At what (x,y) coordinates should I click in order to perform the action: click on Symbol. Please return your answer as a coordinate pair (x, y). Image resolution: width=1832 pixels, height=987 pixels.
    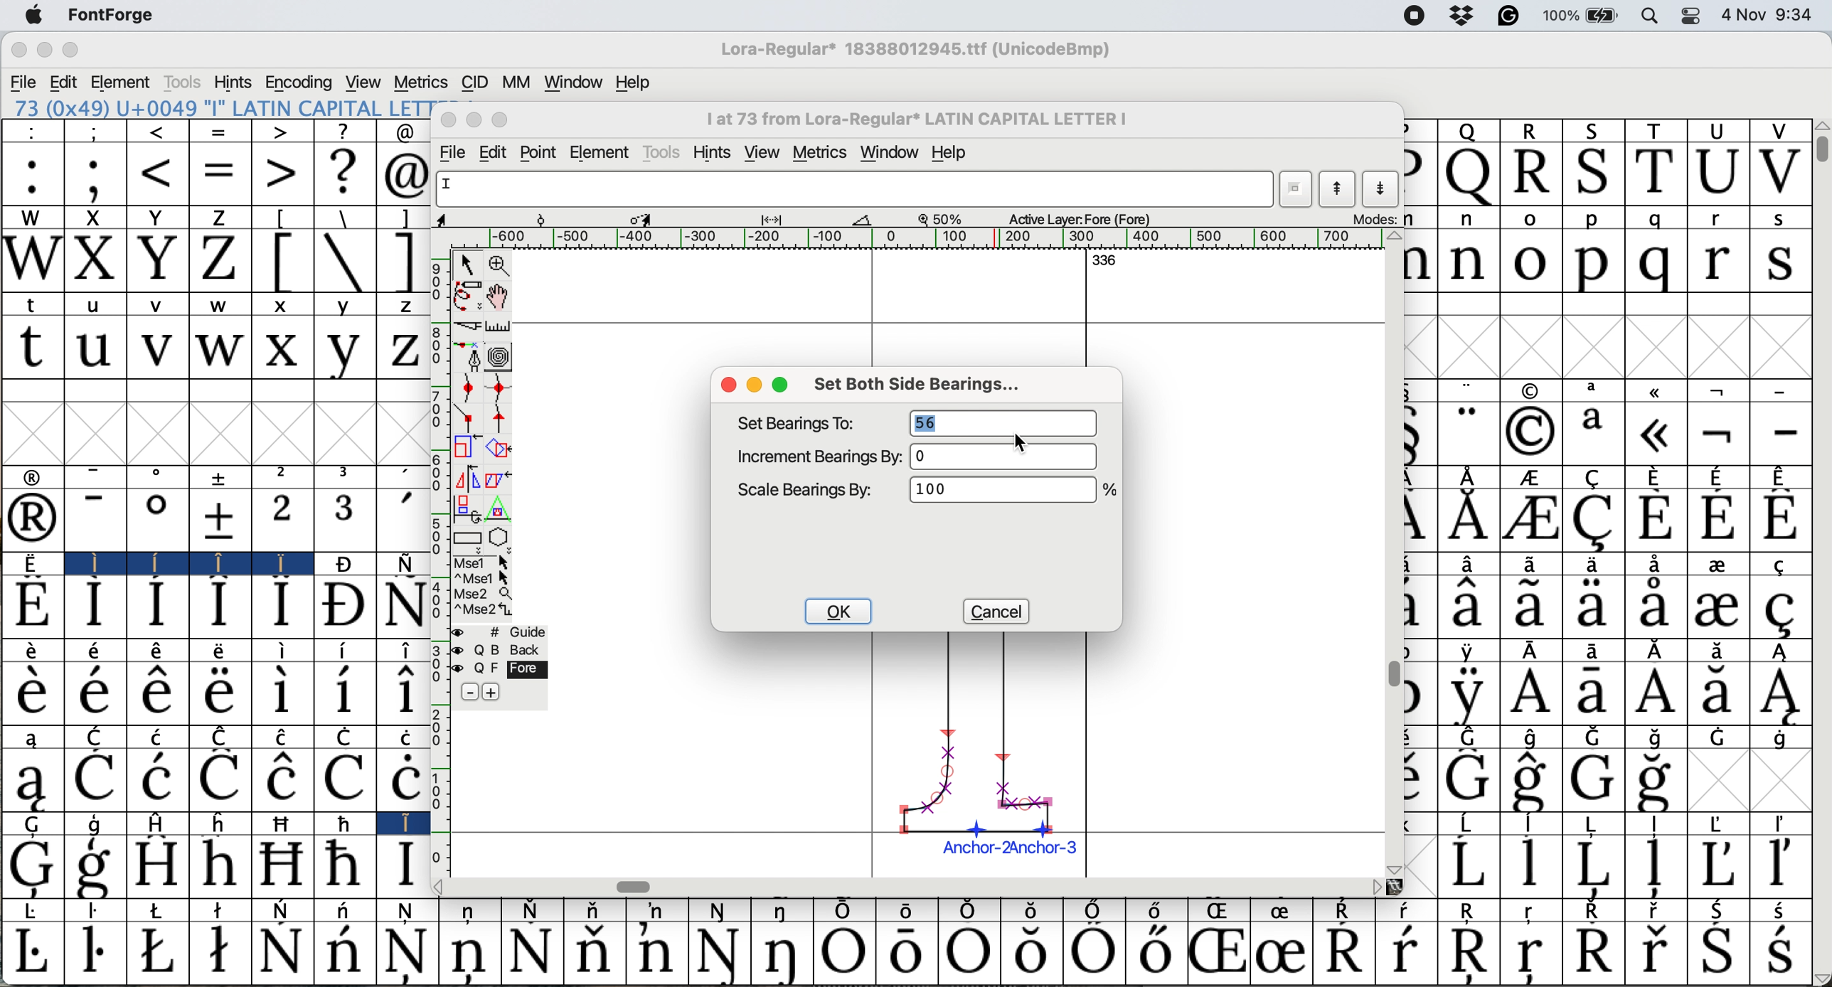
    Looking at the image, I should click on (720, 912).